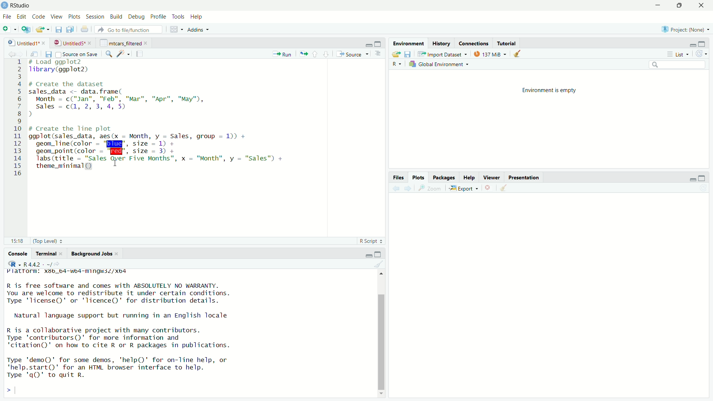 This screenshot has height=401, width=713. What do you see at coordinates (198, 17) in the screenshot?
I see `help` at bounding box center [198, 17].